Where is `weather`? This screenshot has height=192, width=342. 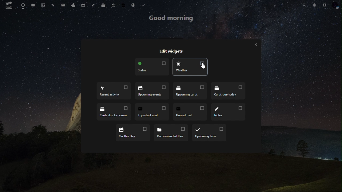 weather is located at coordinates (191, 68).